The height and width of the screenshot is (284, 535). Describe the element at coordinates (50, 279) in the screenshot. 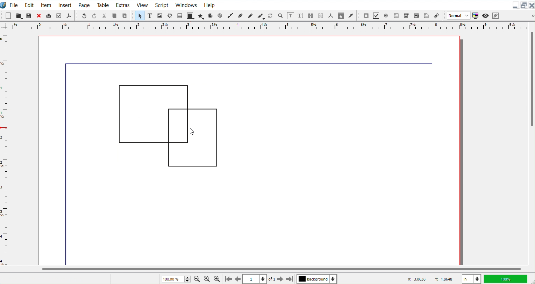

I see `Poligon selected : Size = 1.3755 in x 1.1558 in’` at that location.